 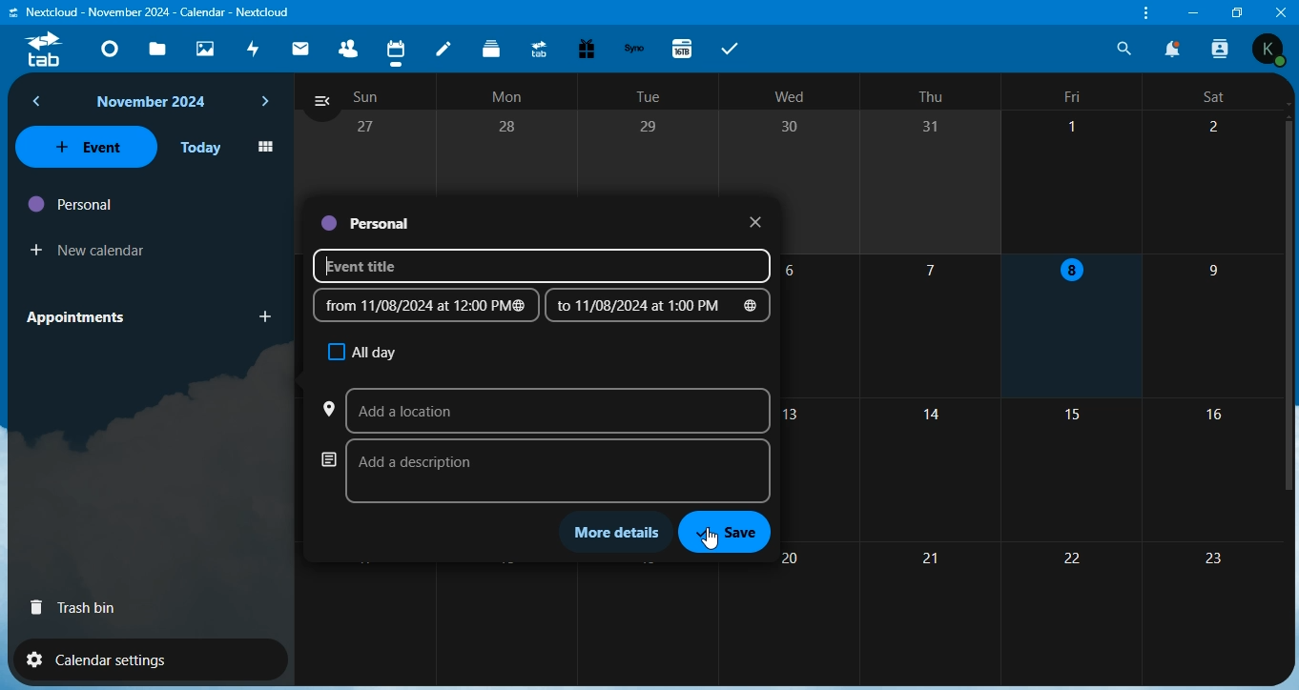 I want to click on minimize, so click(x=1196, y=14).